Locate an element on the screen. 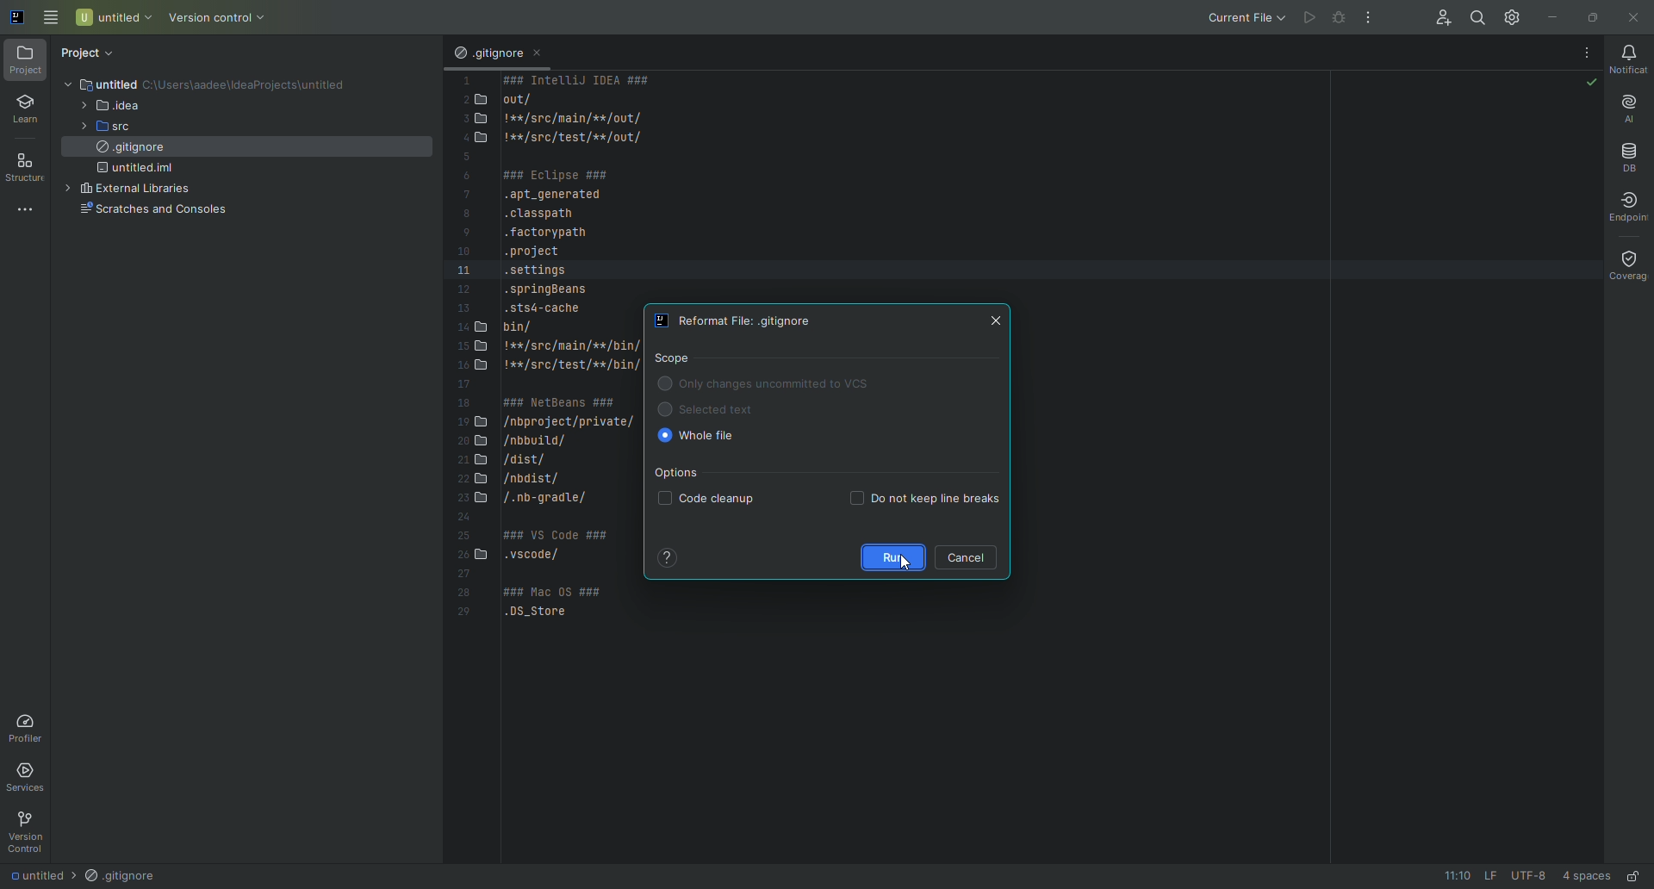  Project is located at coordinates (92, 50).